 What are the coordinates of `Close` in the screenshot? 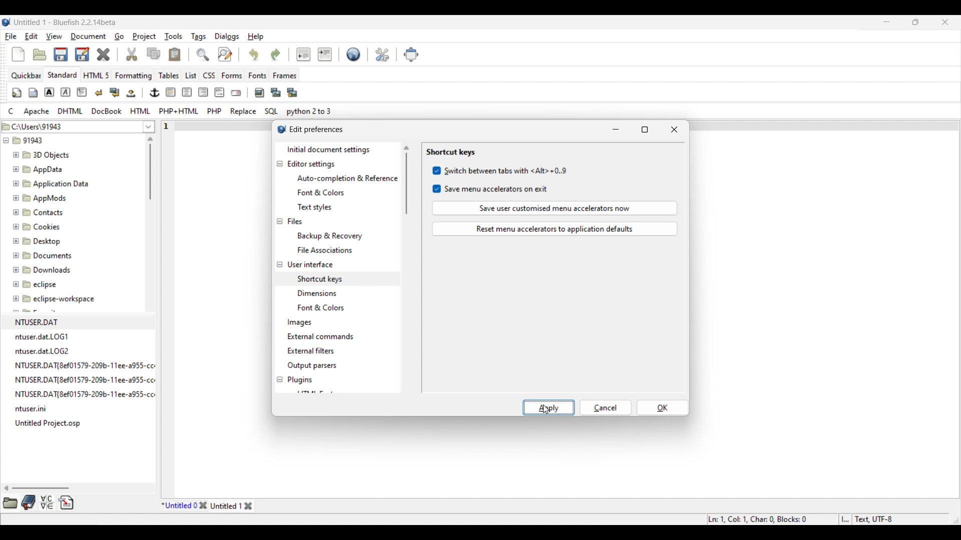 It's located at (203, 505).